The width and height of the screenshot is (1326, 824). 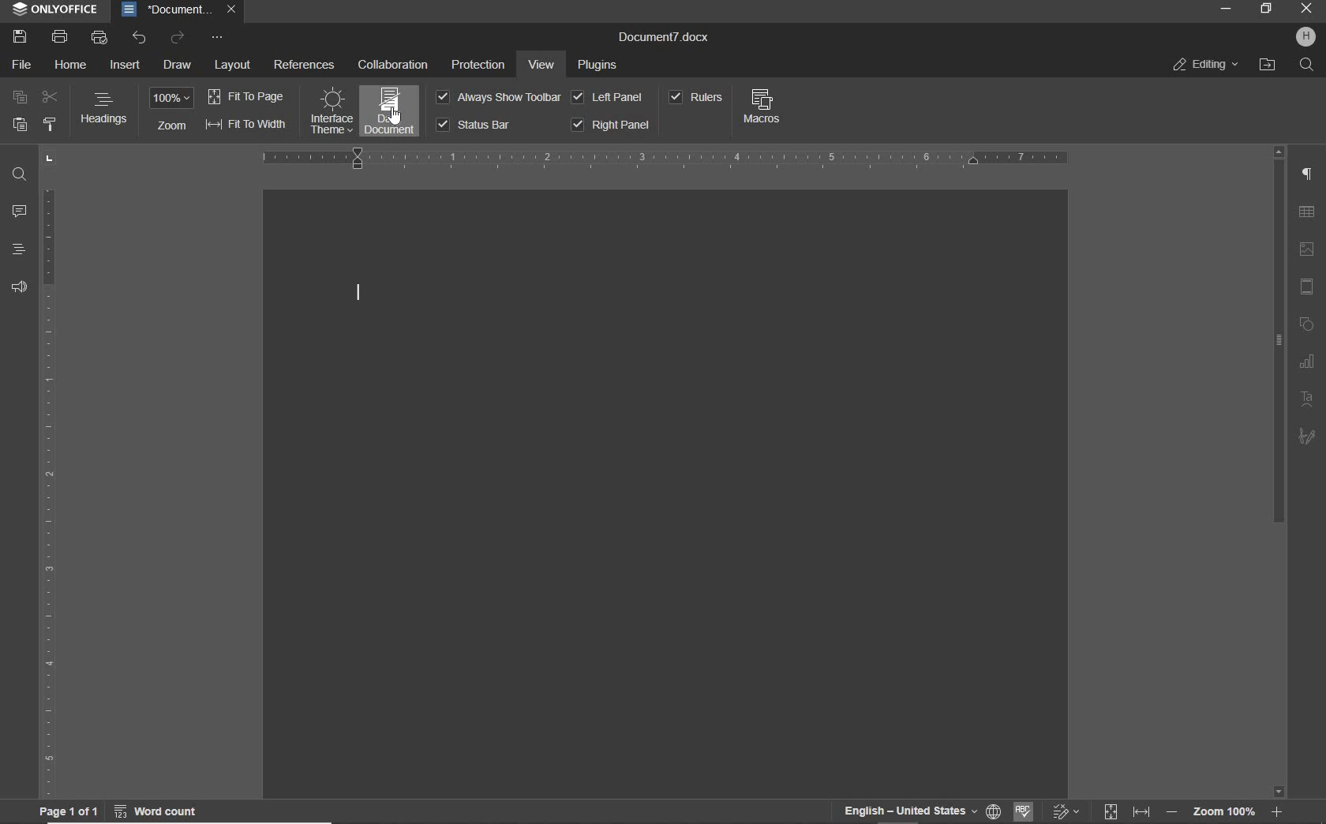 What do you see at coordinates (358, 293) in the screenshot?
I see `CURSOR POSITION AFTER CHANGING INTERFACE THEME` at bounding box center [358, 293].